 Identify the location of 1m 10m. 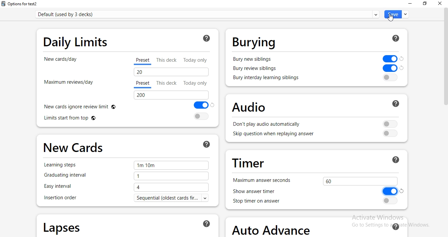
(172, 166).